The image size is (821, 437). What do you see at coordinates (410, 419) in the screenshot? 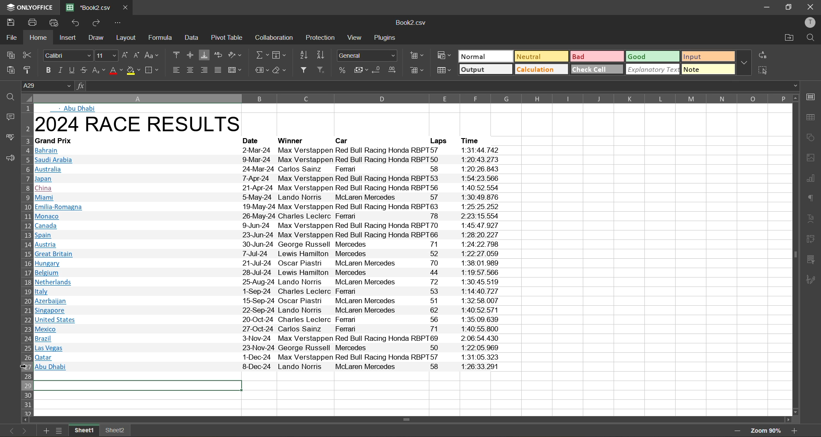
I see `horizontal scrollbar` at bounding box center [410, 419].